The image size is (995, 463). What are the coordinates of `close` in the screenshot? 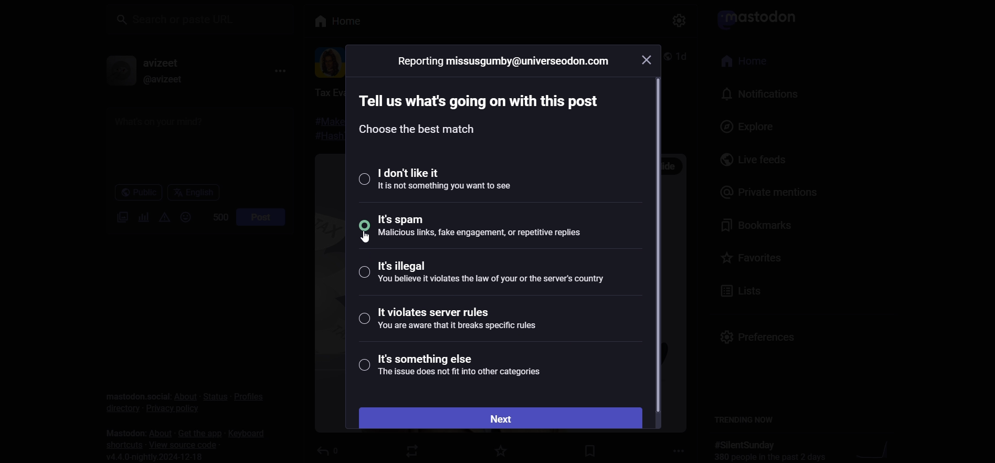 It's located at (648, 59).